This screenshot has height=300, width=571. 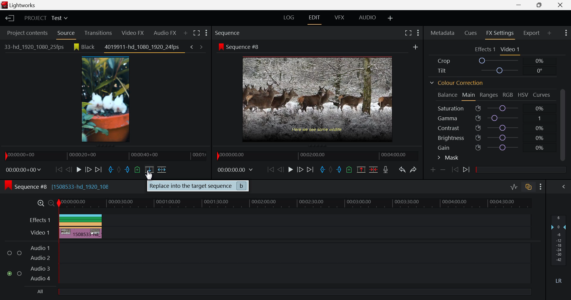 What do you see at coordinates (26, 33) in the screenshot?
I see `Project contents Tab Open` at bounding box center [26, 33].